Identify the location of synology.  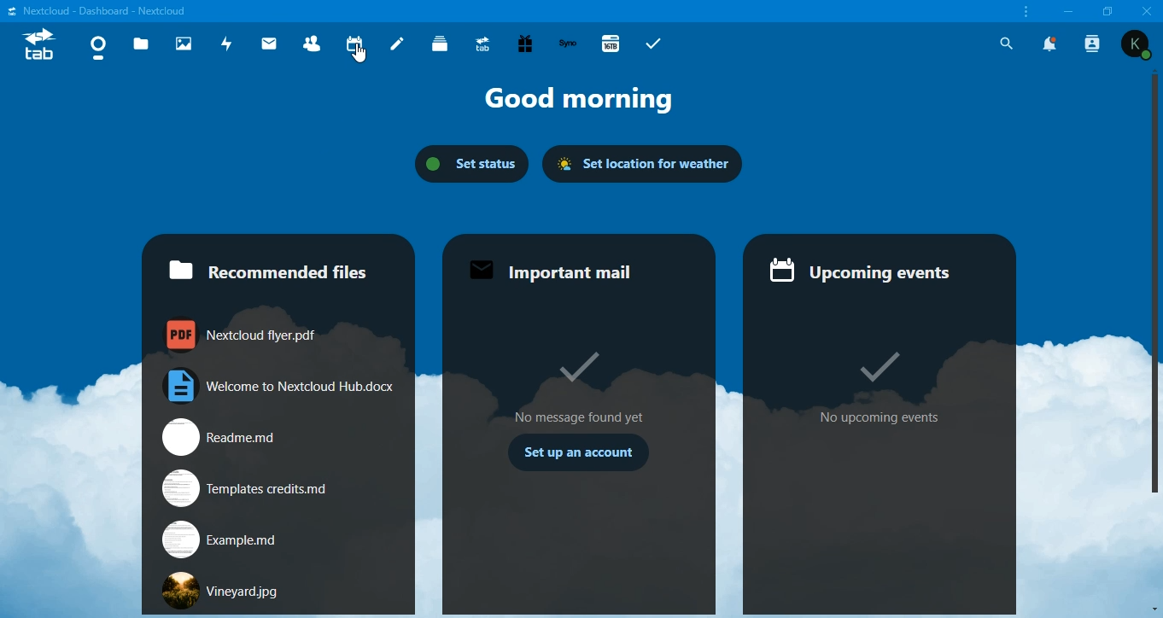
(570, 42).